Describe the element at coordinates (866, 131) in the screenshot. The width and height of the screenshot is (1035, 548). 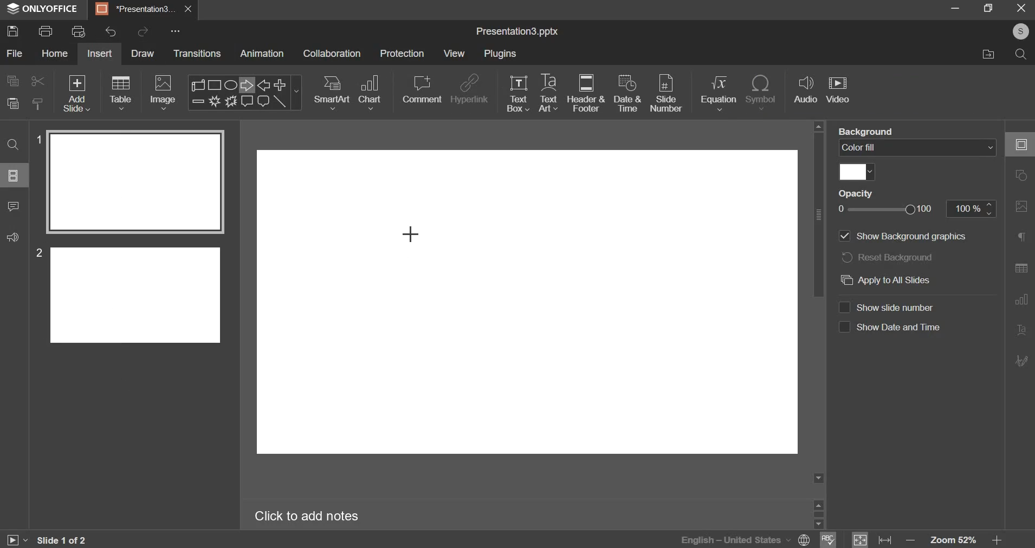
I see `background` at that location.